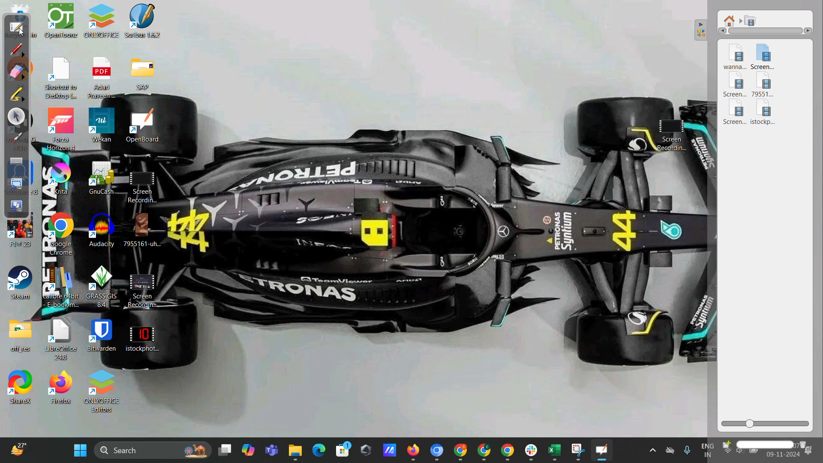  Describe the element at coordinates (144, 73) in the screenshot. I see `SAP` at that location.